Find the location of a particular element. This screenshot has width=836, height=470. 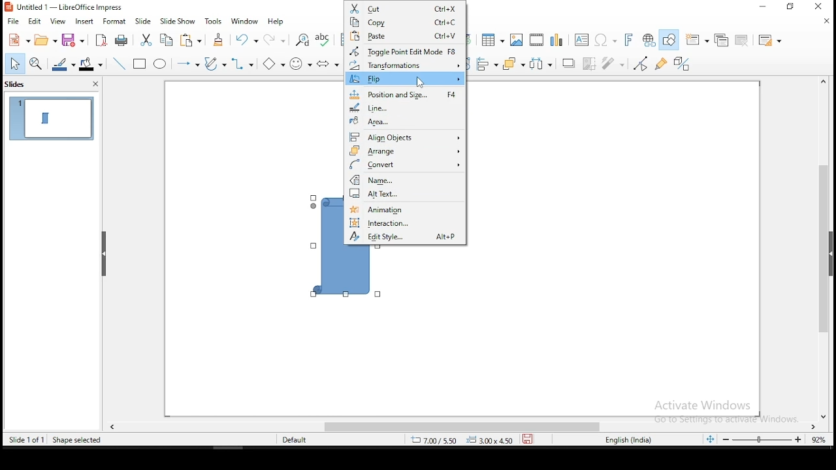

fit slide to current window is located at coordinates (711, 439).